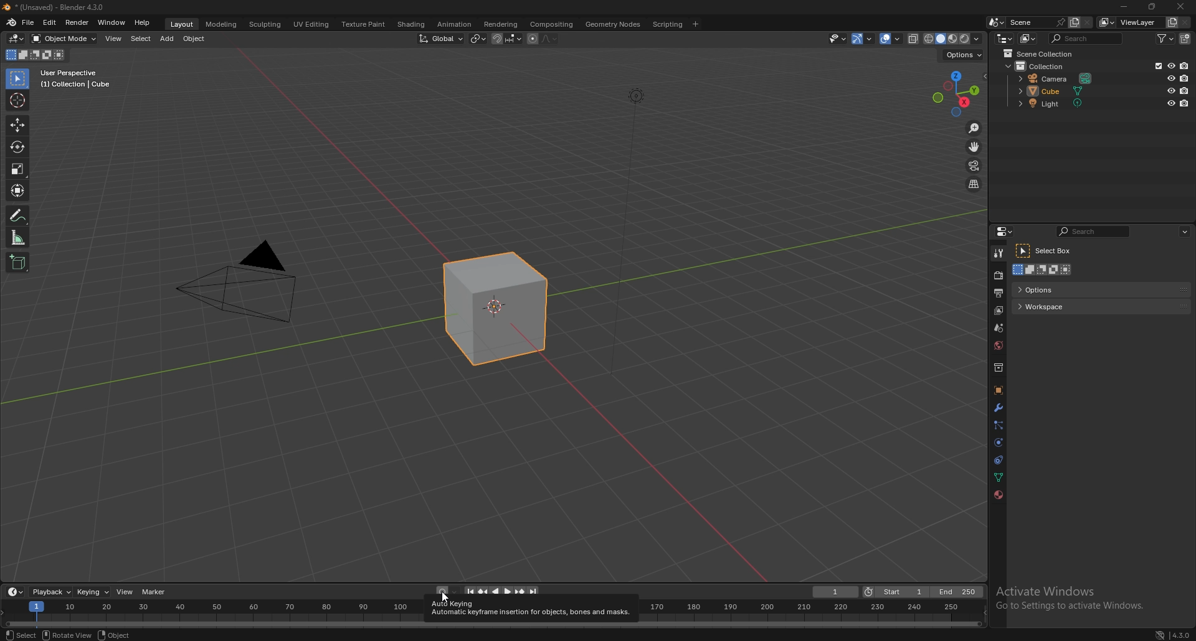 This screenshot has height=641, width=1196. I want to click on collection, so click(1041, 66).